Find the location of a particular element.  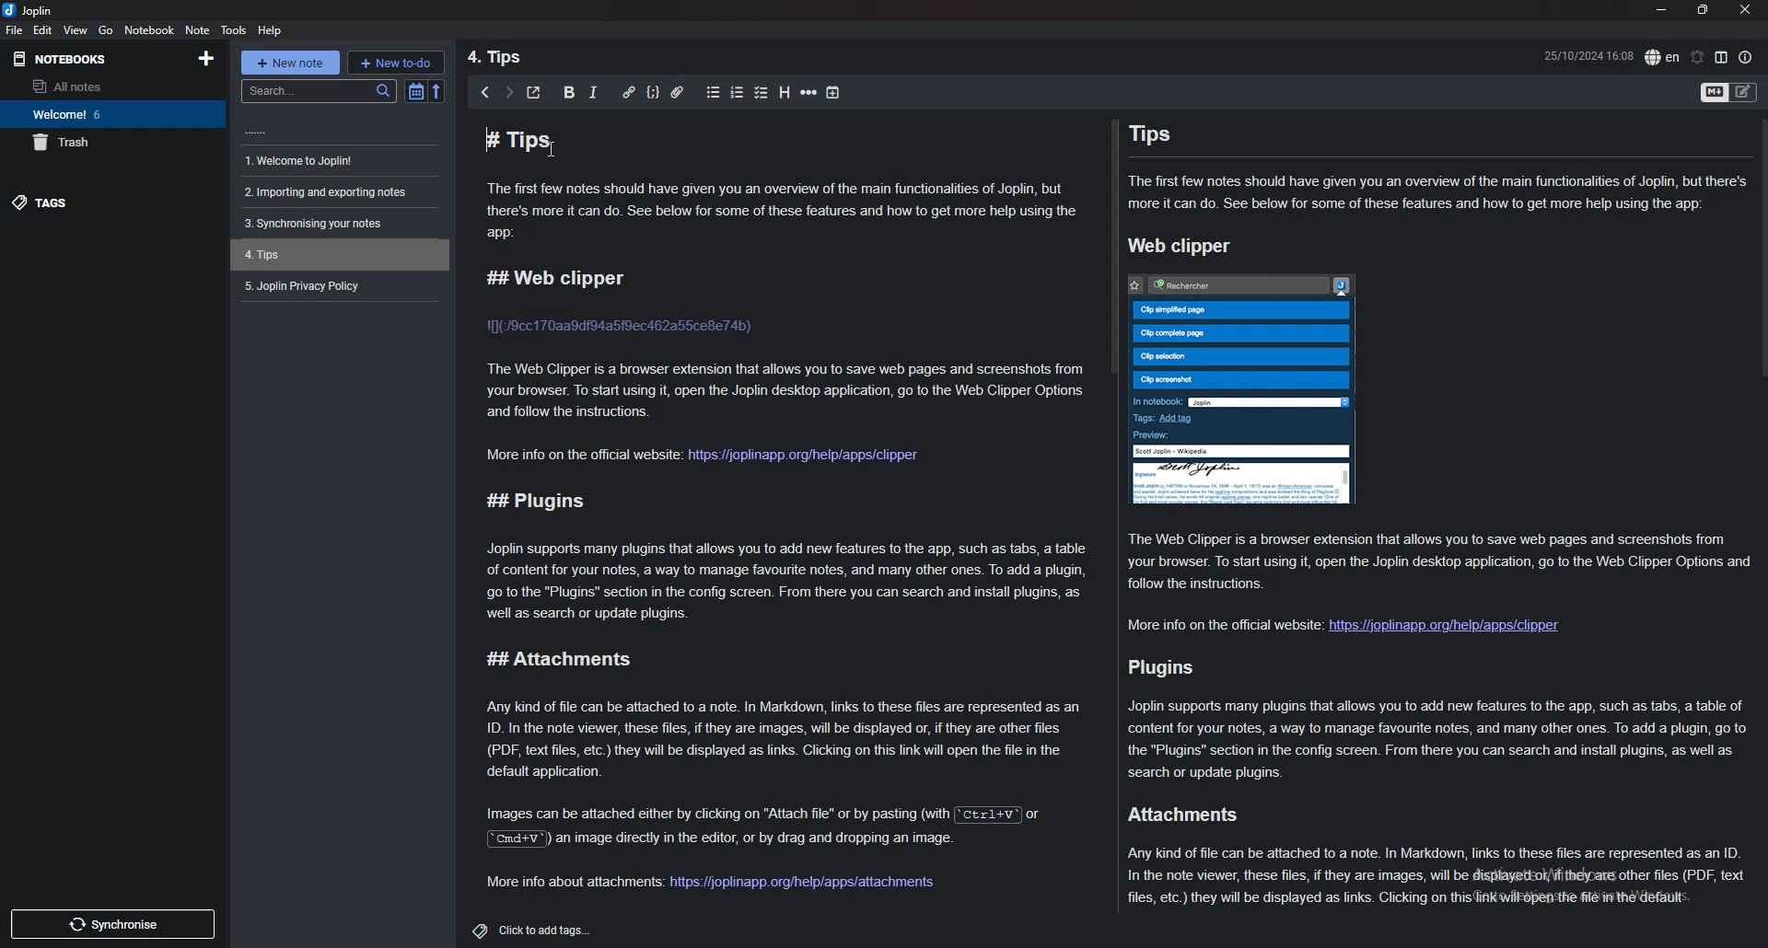

toggle editor layout is located at coordinates (1723, 57).